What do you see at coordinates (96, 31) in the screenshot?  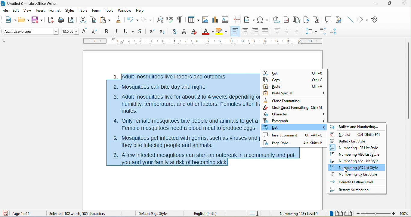 I see `decrease size` at bounding box center [96, 31].